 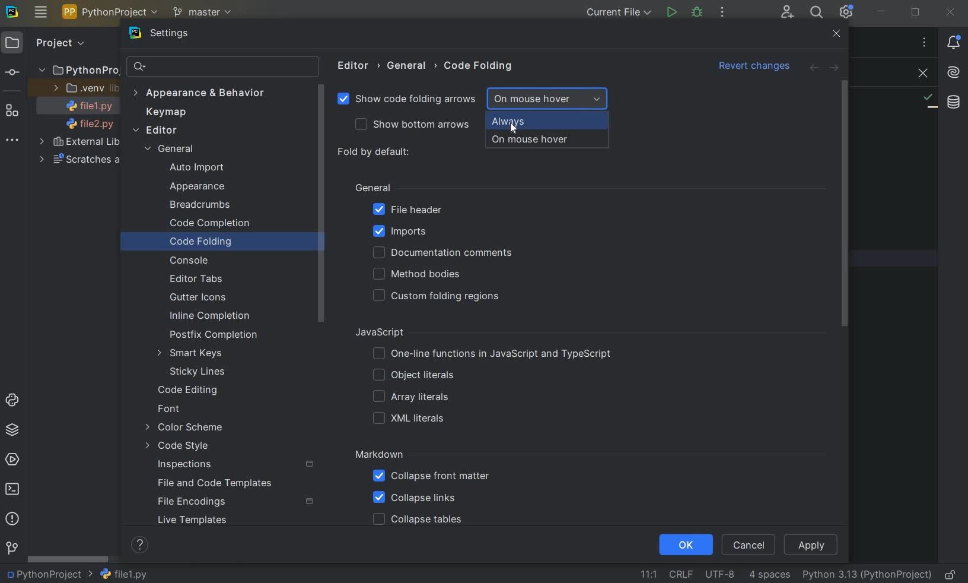 I want to click on DATABASE, so click(x=954, y=102).